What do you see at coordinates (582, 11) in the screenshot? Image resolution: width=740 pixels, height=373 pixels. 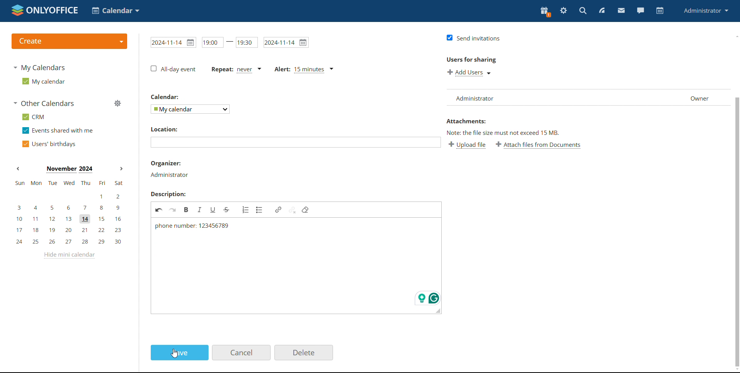 I see `search` at bounding box center [582, 11].